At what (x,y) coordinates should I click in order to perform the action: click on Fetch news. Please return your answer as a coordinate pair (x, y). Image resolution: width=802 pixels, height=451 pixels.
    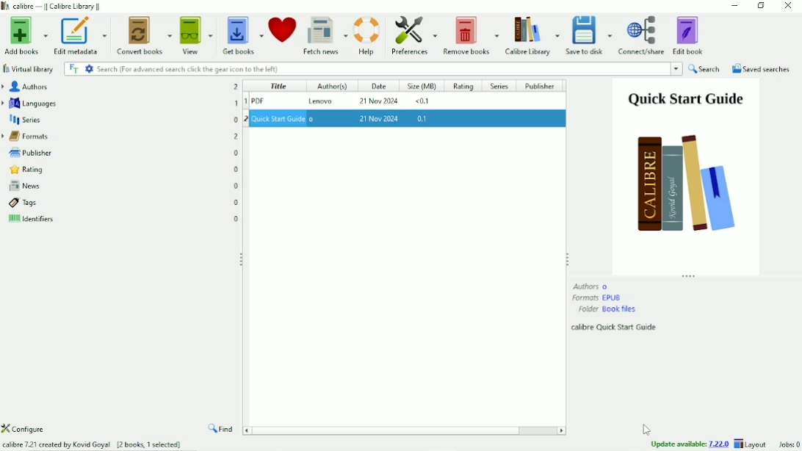
    Looking at the image, I should click on (325, 35).